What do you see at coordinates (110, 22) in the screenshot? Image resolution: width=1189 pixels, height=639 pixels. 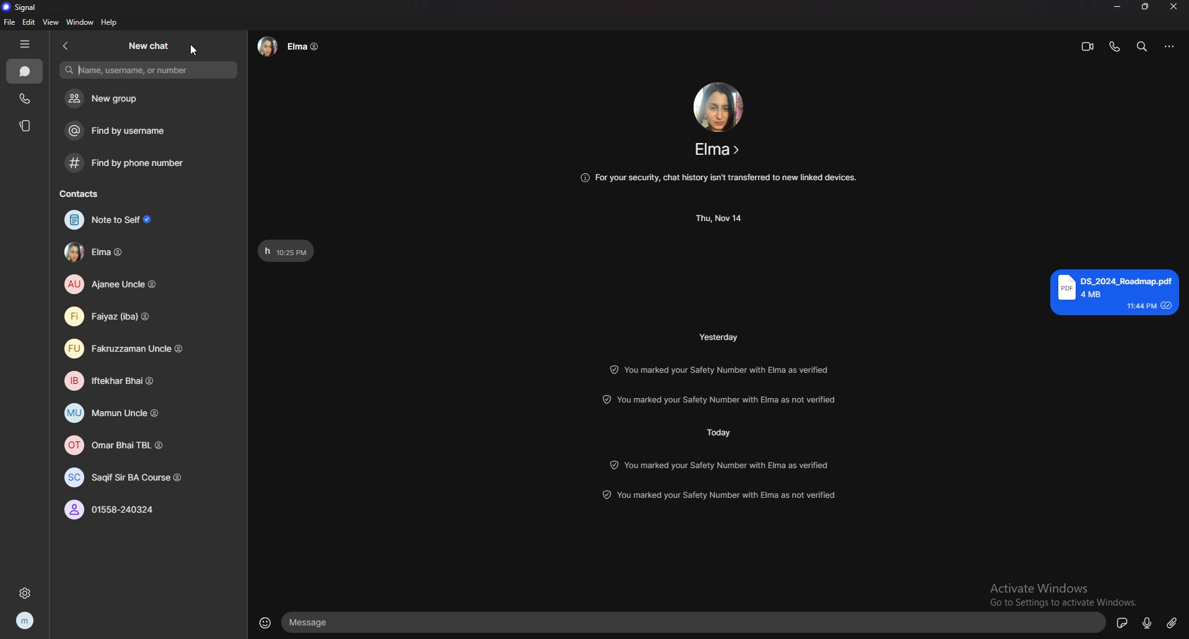 I see `help` at bounding box center [110, 22].